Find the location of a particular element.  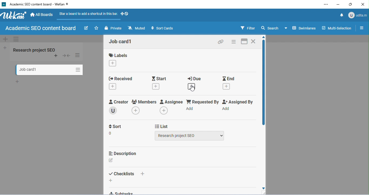

add requester is located at coordinates (191, 109).